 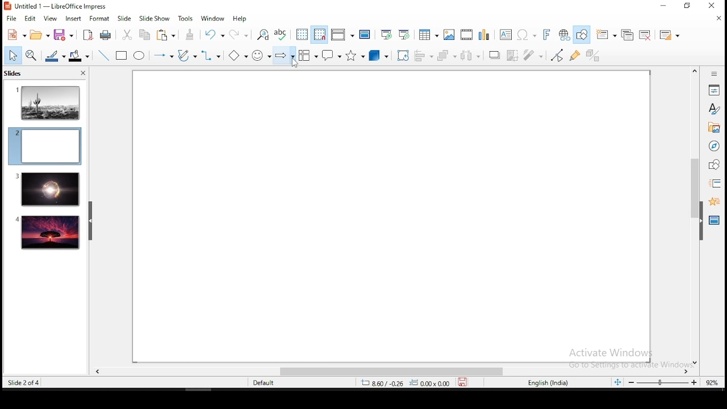 What do you see at coordinates (300, 34) in the screenshot?
I see `display grid` at bounding box center [300, 34].